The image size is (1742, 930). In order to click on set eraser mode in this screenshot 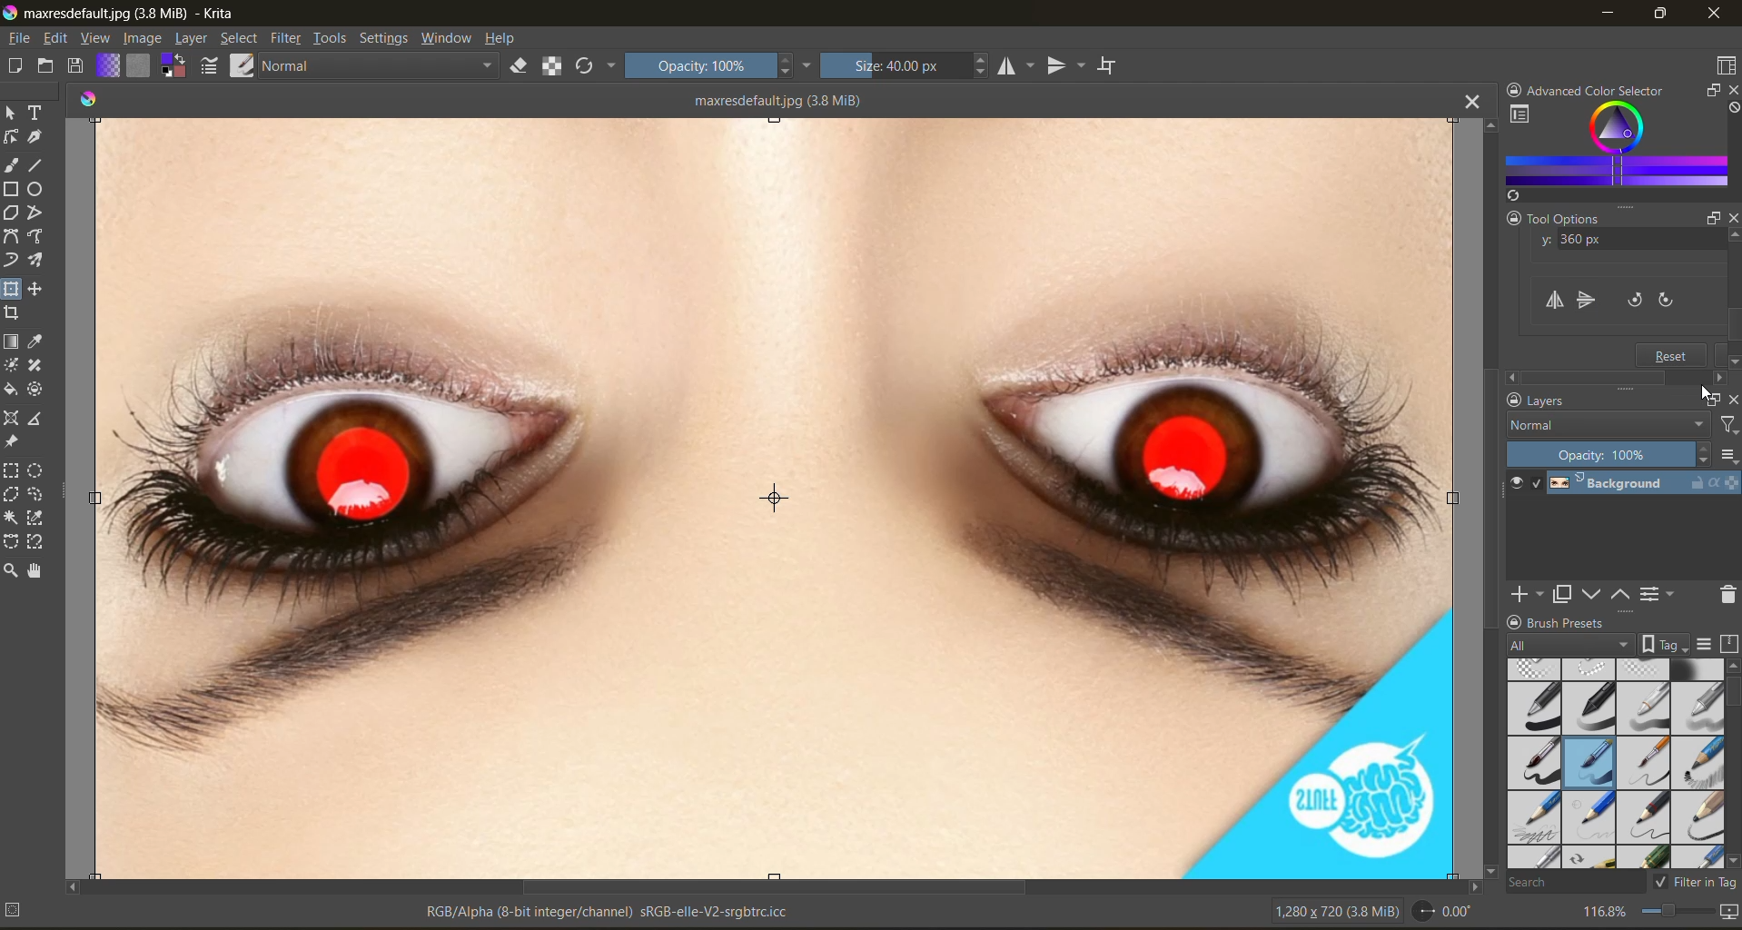, I will do `click(524, 65)`.